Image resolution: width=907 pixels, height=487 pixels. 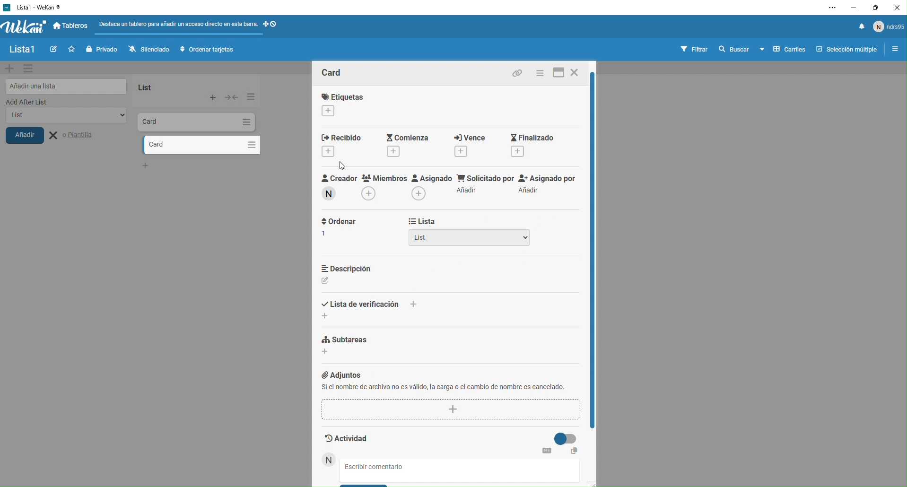 I want to click on menu, so click(x=541, y=73).